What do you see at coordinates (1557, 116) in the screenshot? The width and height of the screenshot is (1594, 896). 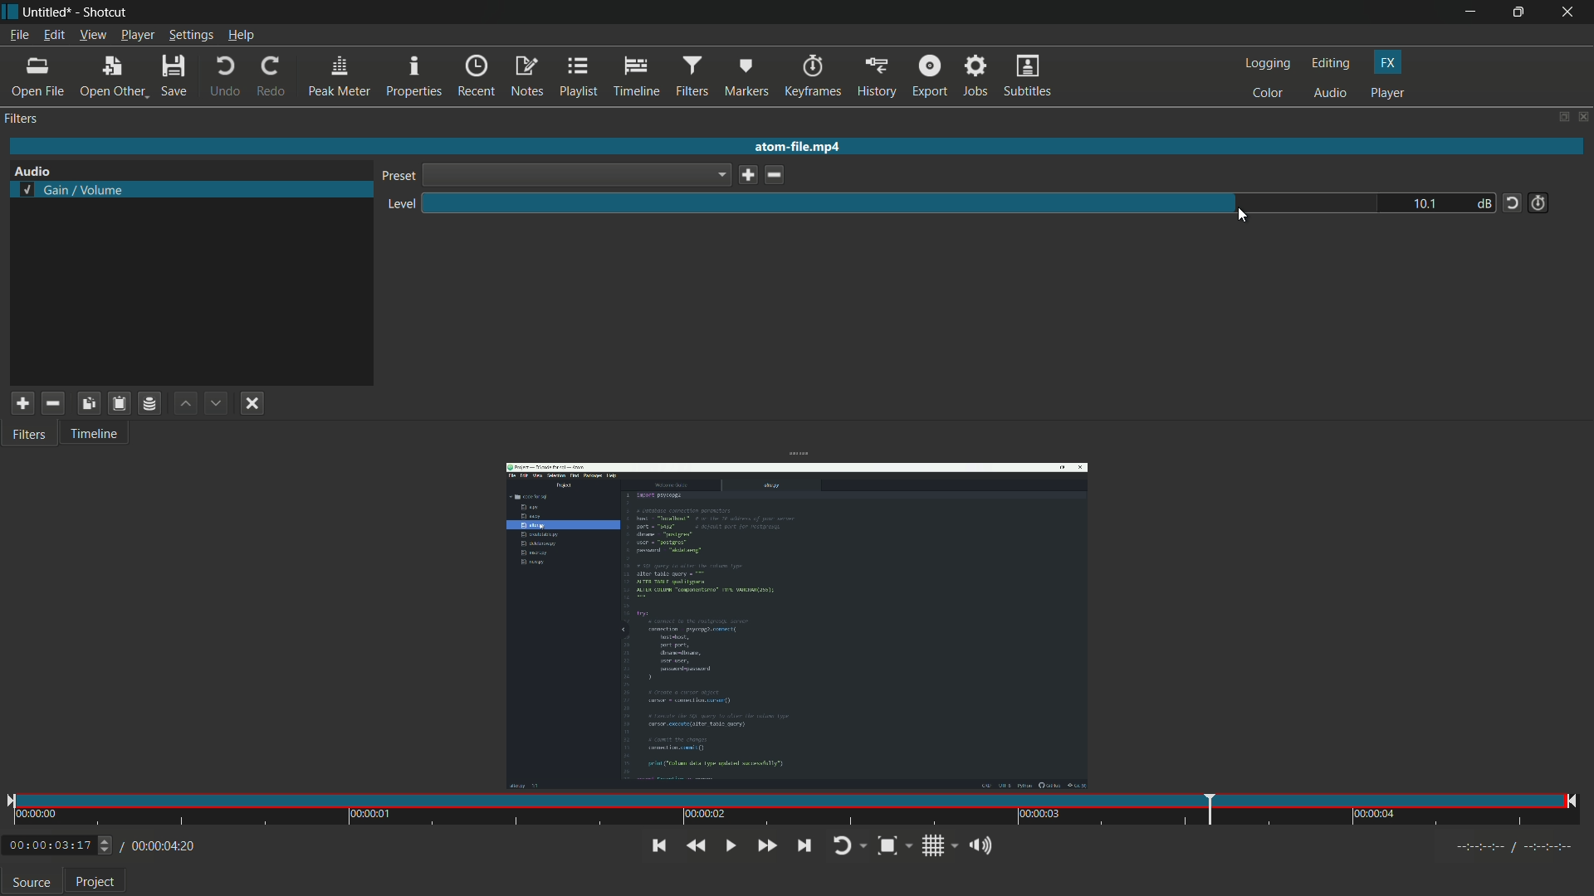 I see `change layout` at bounding box center [1557, 116].